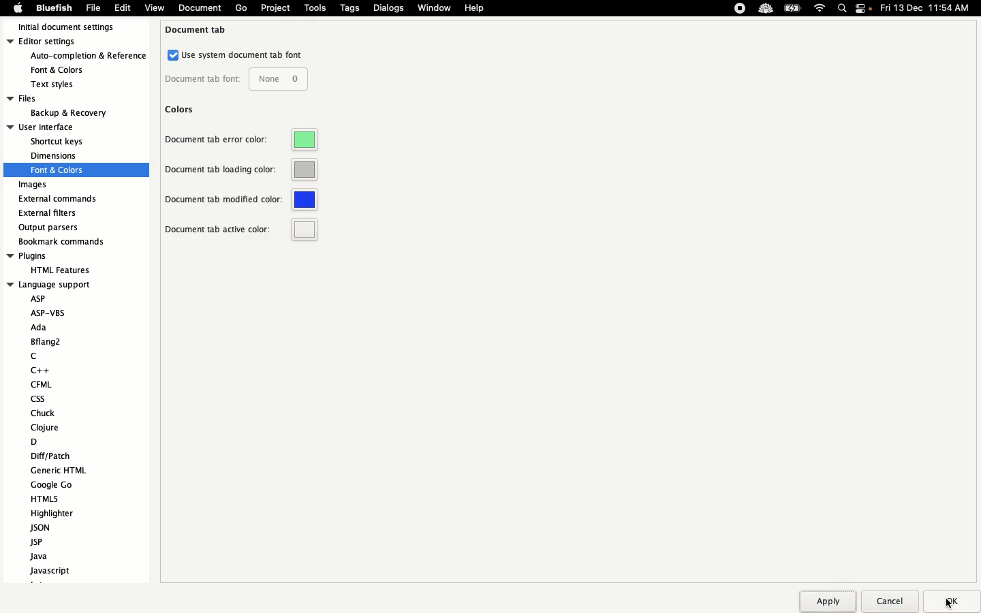  Describe the element at coordinates (315, 7) in the screenshot. I see `Tools` at that location.